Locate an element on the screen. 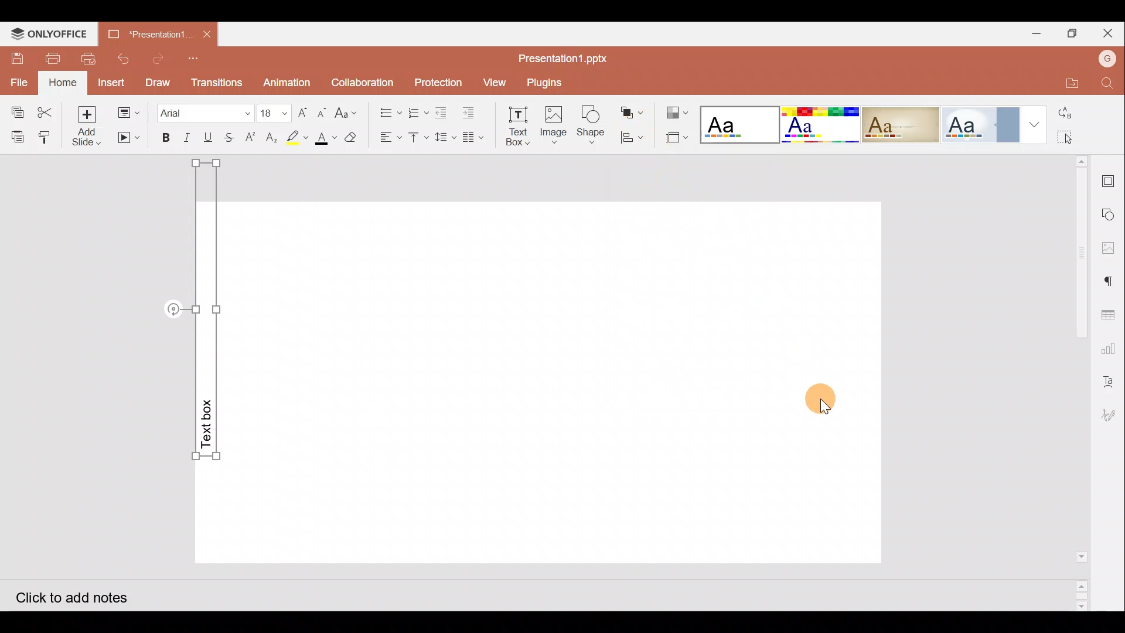 The image size is (1125, 633). Vertical align is located at coordinates (418, 139).